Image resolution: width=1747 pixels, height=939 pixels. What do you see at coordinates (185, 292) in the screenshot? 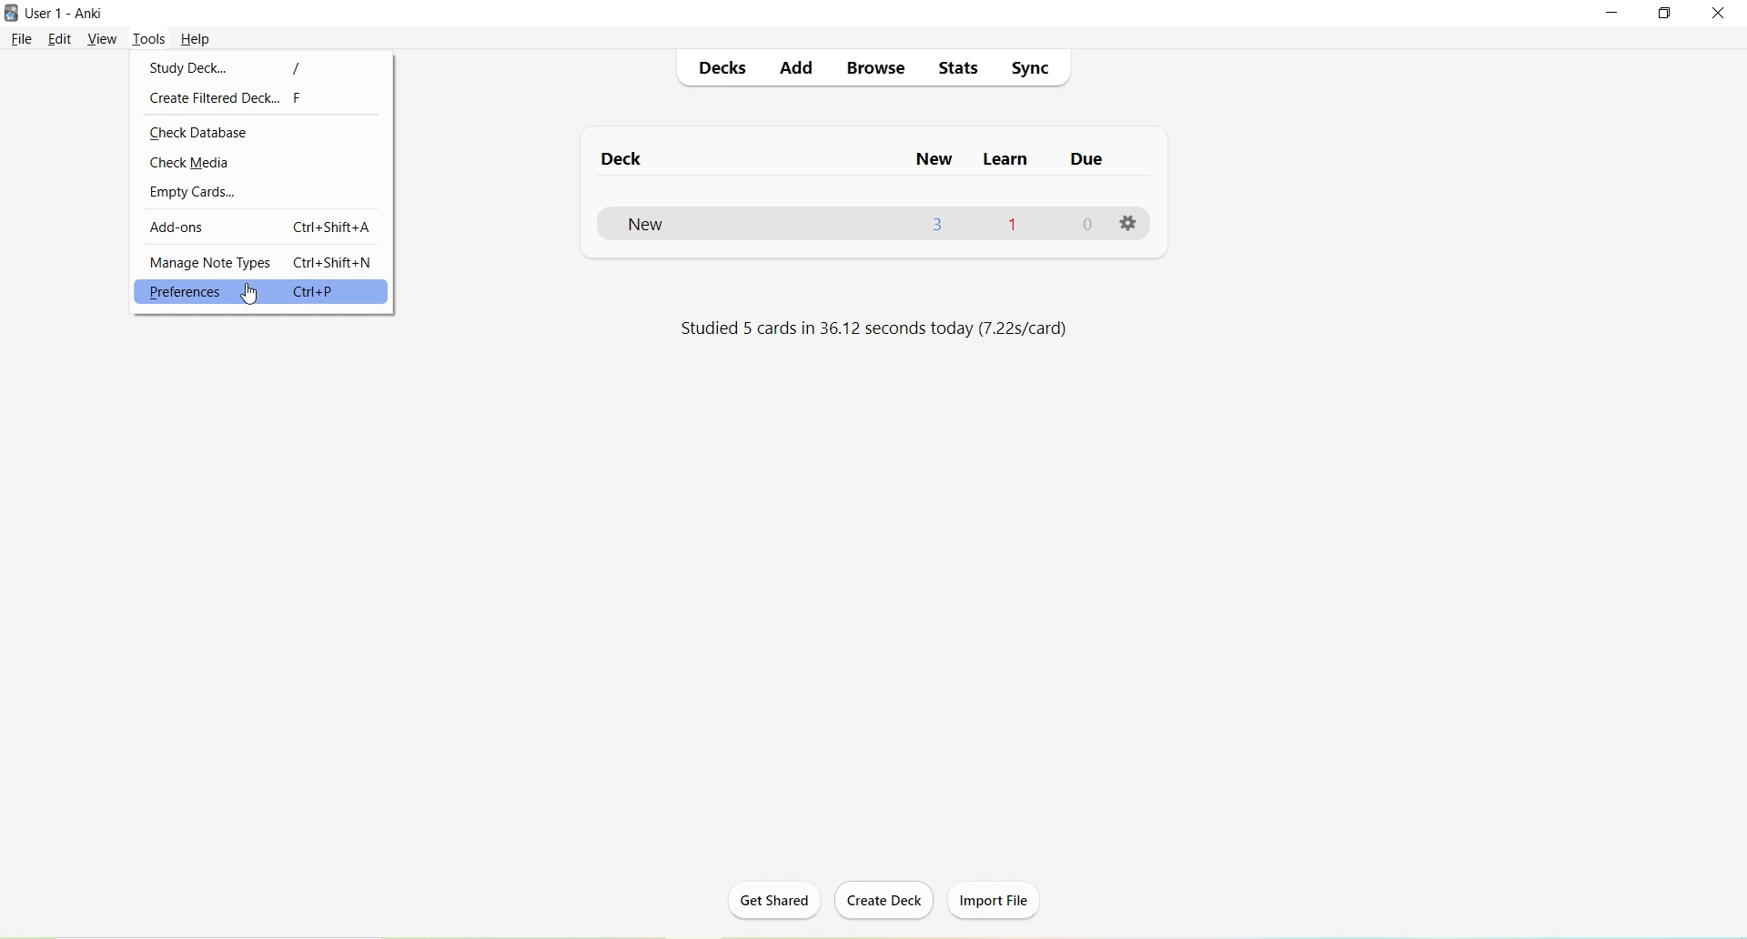
I see `Preferences` at bounding box center [185, 292].